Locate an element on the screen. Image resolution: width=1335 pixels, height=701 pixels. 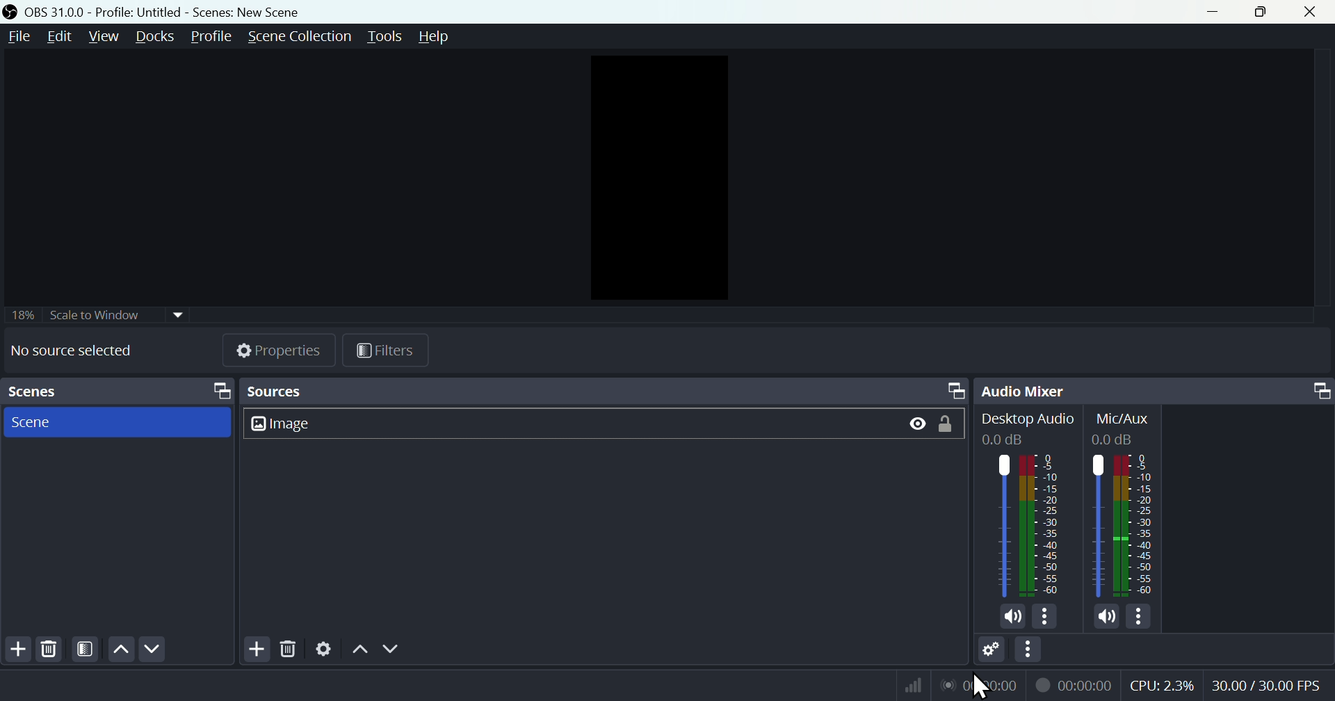
Settings is located at coordinates (992, 652).